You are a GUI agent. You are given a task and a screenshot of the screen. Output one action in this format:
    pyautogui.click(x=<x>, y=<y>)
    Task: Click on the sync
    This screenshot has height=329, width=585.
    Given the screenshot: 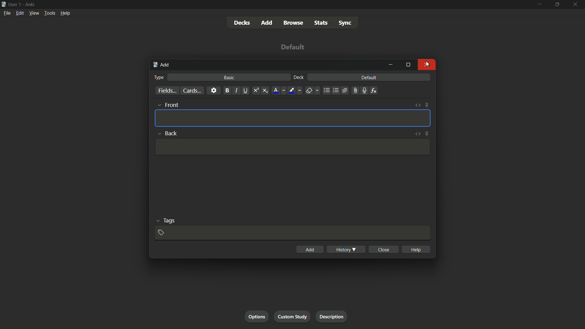 What is the action you would take?
    pyautogui.click(x=346, y=23)
    